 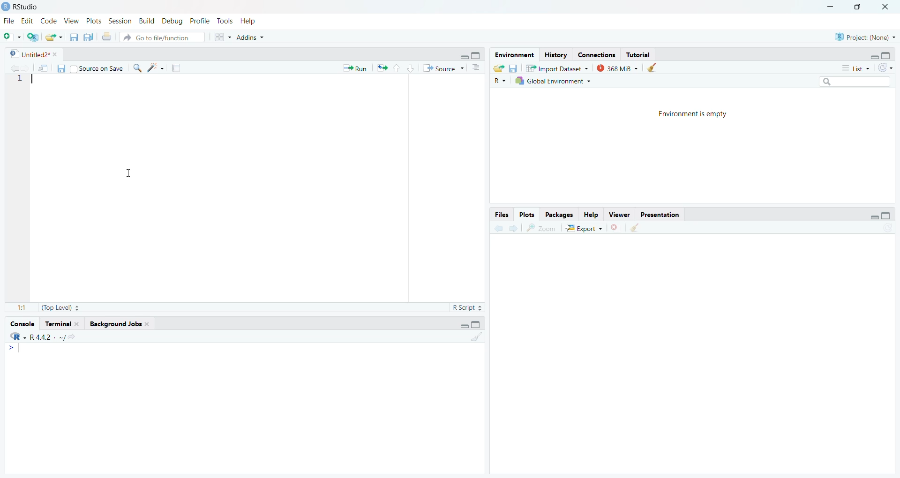 What do you see at coordinates (500, 70) in the screenshot?
I see `export` at bounding box center [500, 70].